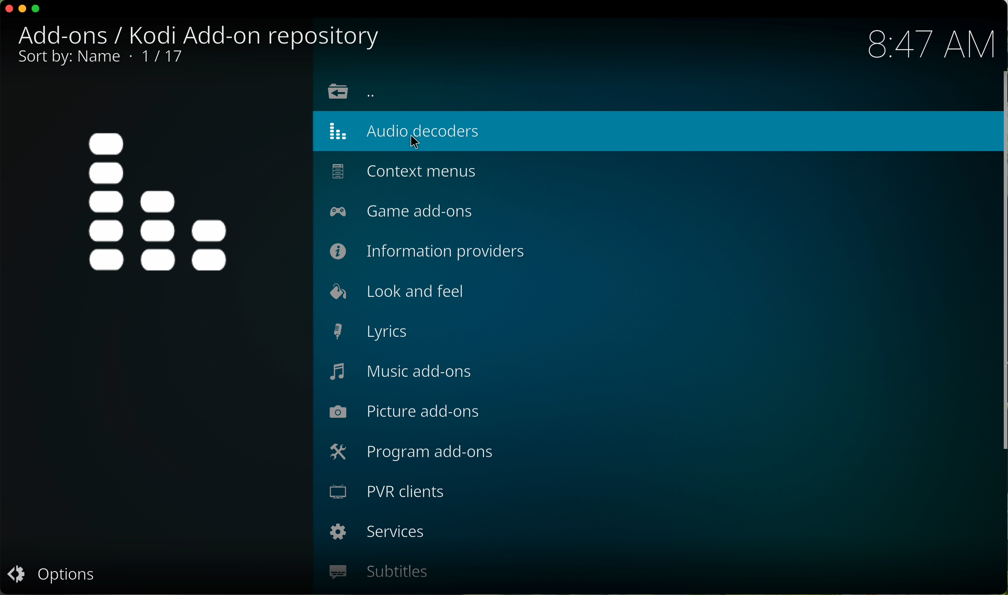 The height and width of the screenshot is (595, 1008). Describe the element at coordinates (8, 9) in the screenshot. I see `close program` at that location.